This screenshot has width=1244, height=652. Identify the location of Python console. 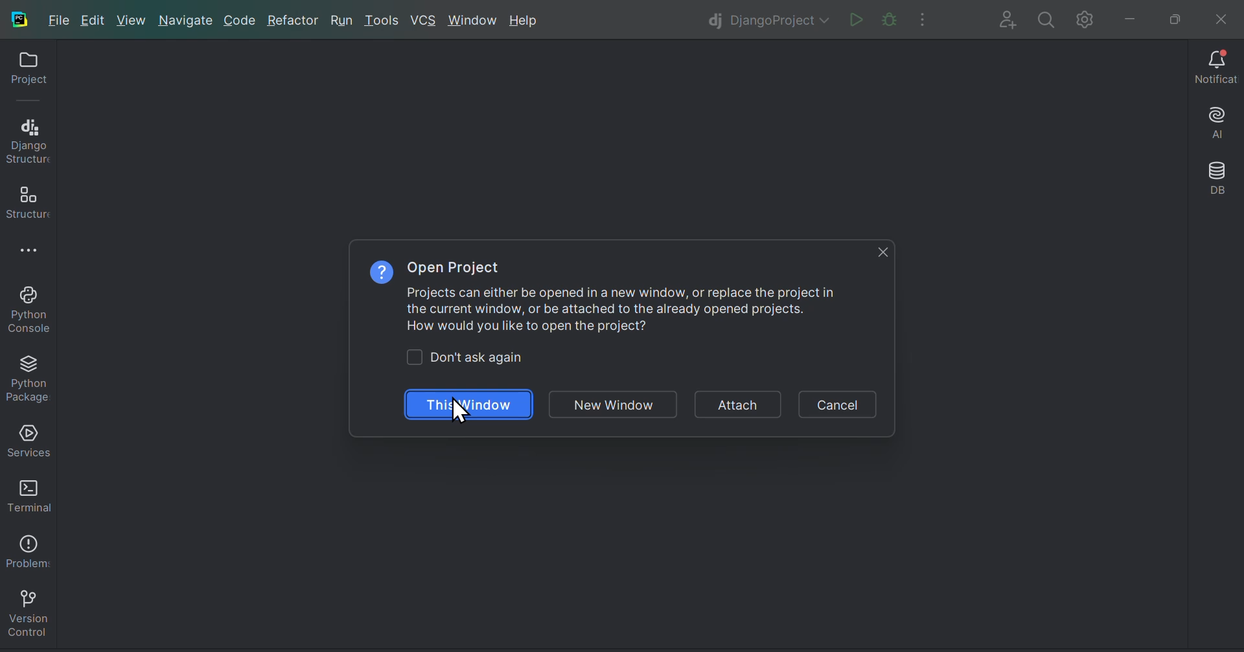
(27, 309).